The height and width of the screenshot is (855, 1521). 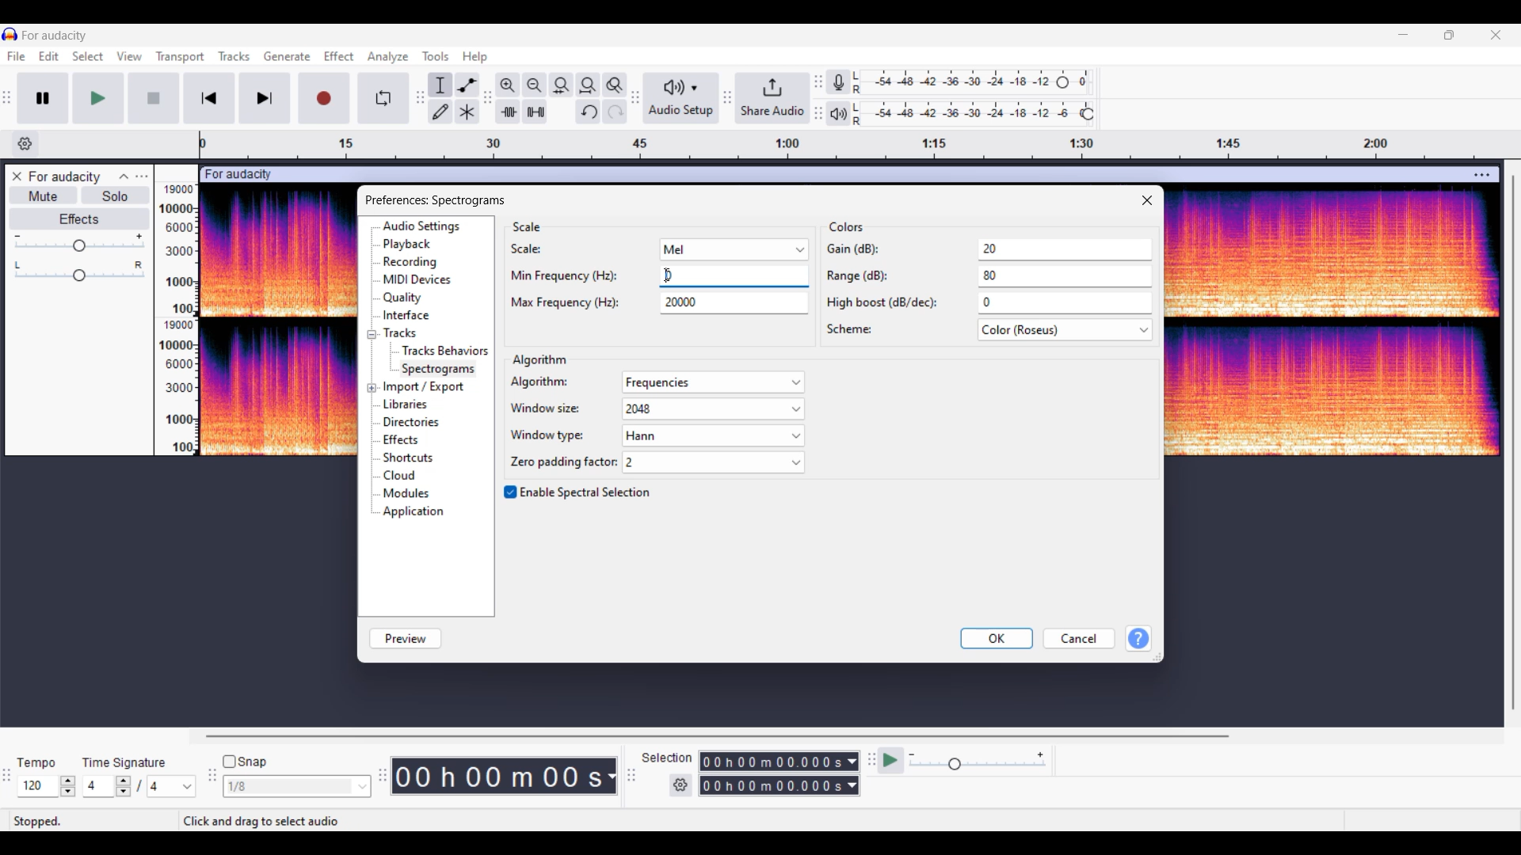 I want to click on Edit menu, so click(x=48, y=56).